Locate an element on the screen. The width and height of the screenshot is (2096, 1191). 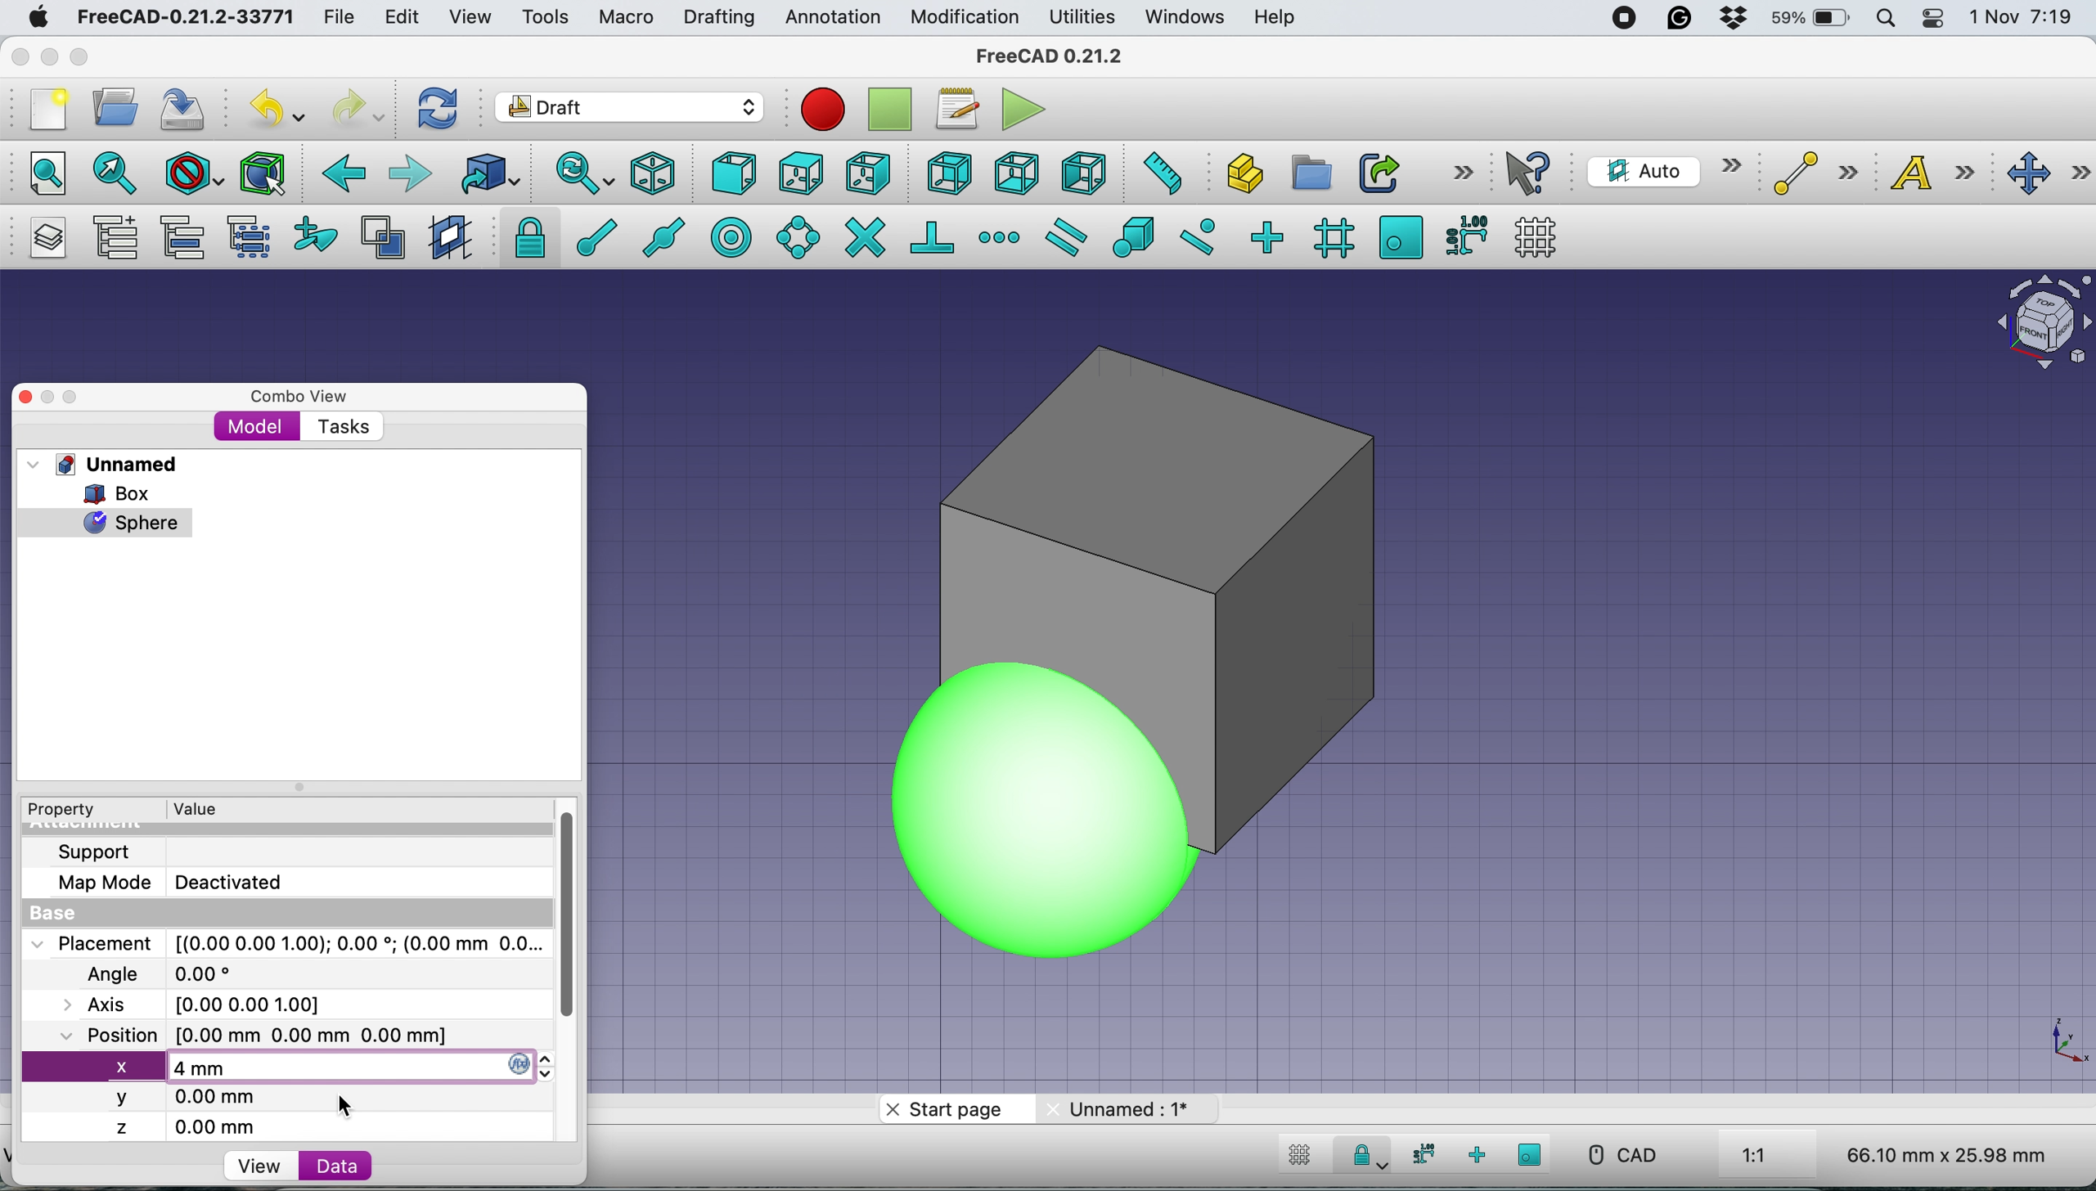
base is located at coordinates (58, 915).